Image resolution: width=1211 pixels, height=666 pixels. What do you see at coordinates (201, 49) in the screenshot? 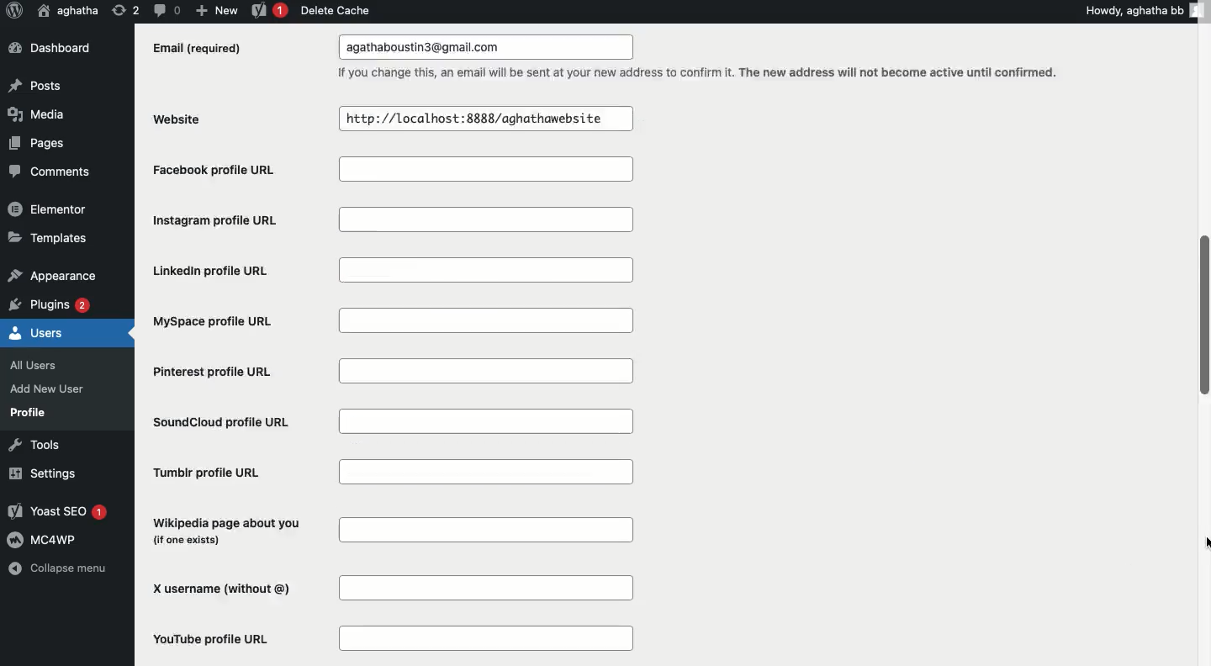
I see `Email (required)` at bounding box center [201, 49].